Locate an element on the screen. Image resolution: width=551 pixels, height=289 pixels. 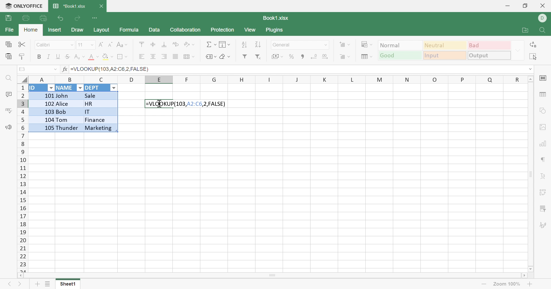
Increment font size is located at coordinates (101, 45).